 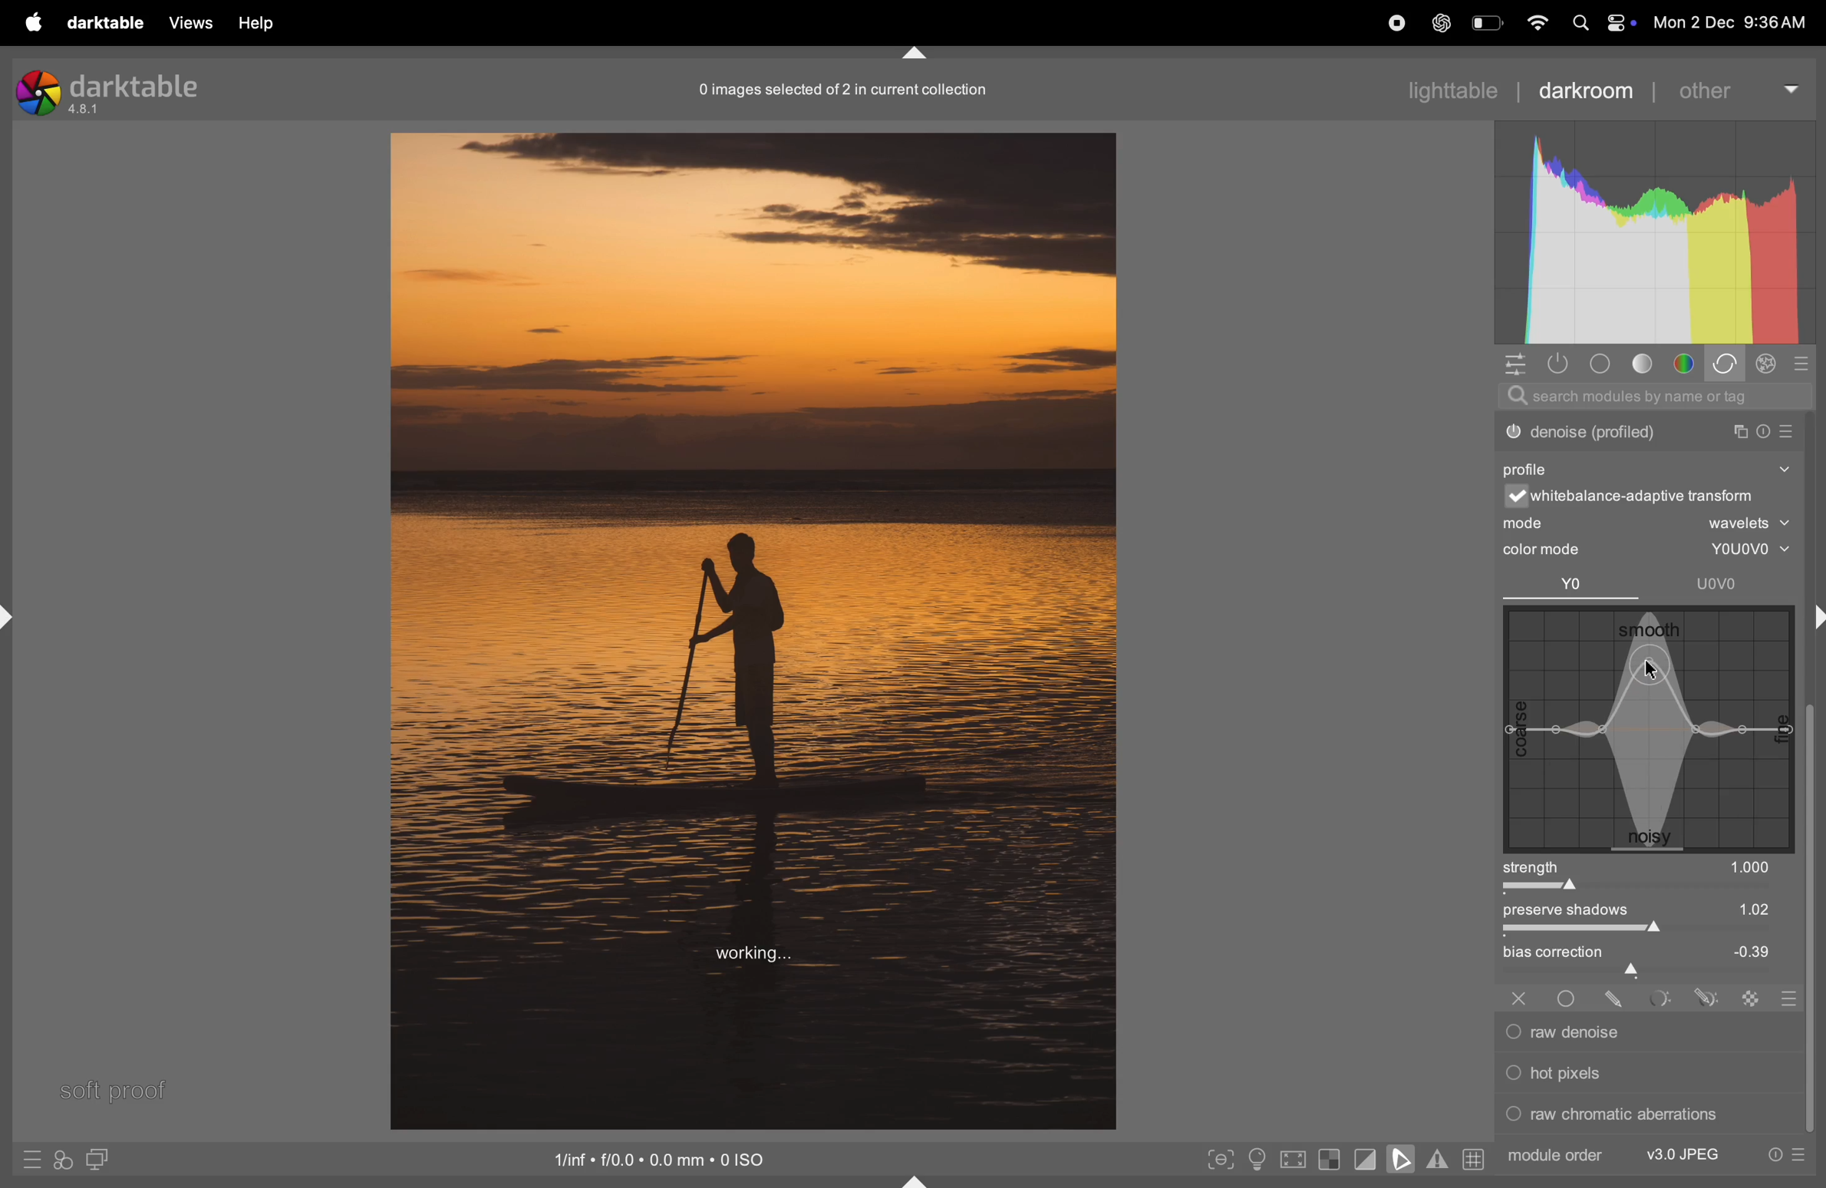 I want to click on raw denoise, so click(x=1640, y=1032).